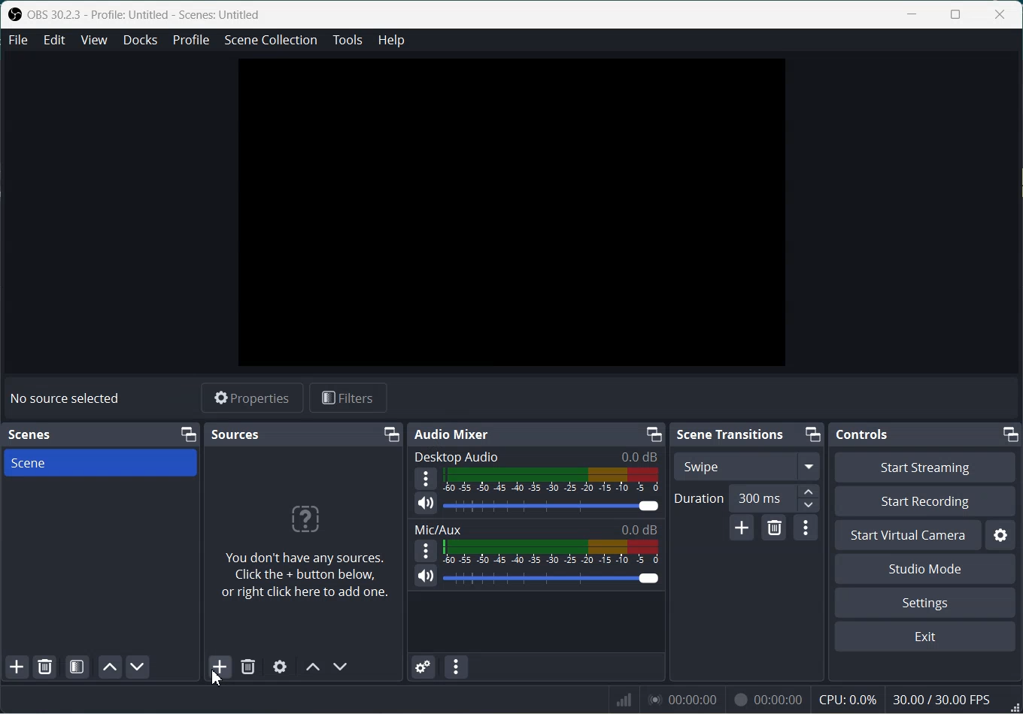  What do you see at coordinates (775, 530) in the screenshot?
I see `Remove configurable transition` at bounding box center [775, 530].